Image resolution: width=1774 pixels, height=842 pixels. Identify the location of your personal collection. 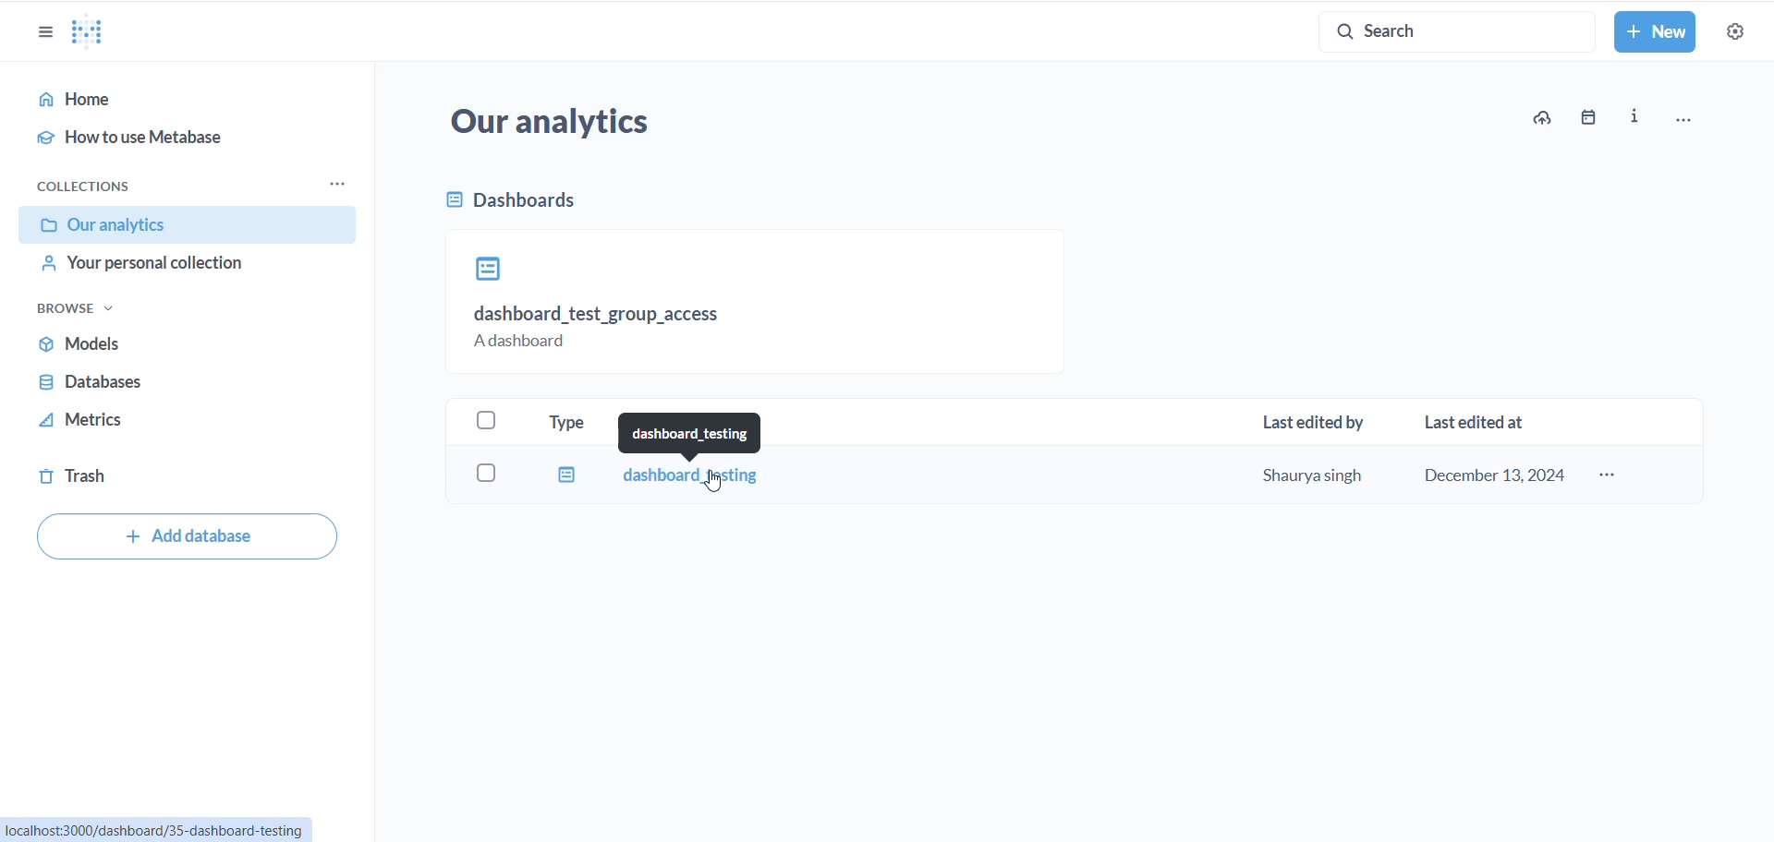
(191, 269).